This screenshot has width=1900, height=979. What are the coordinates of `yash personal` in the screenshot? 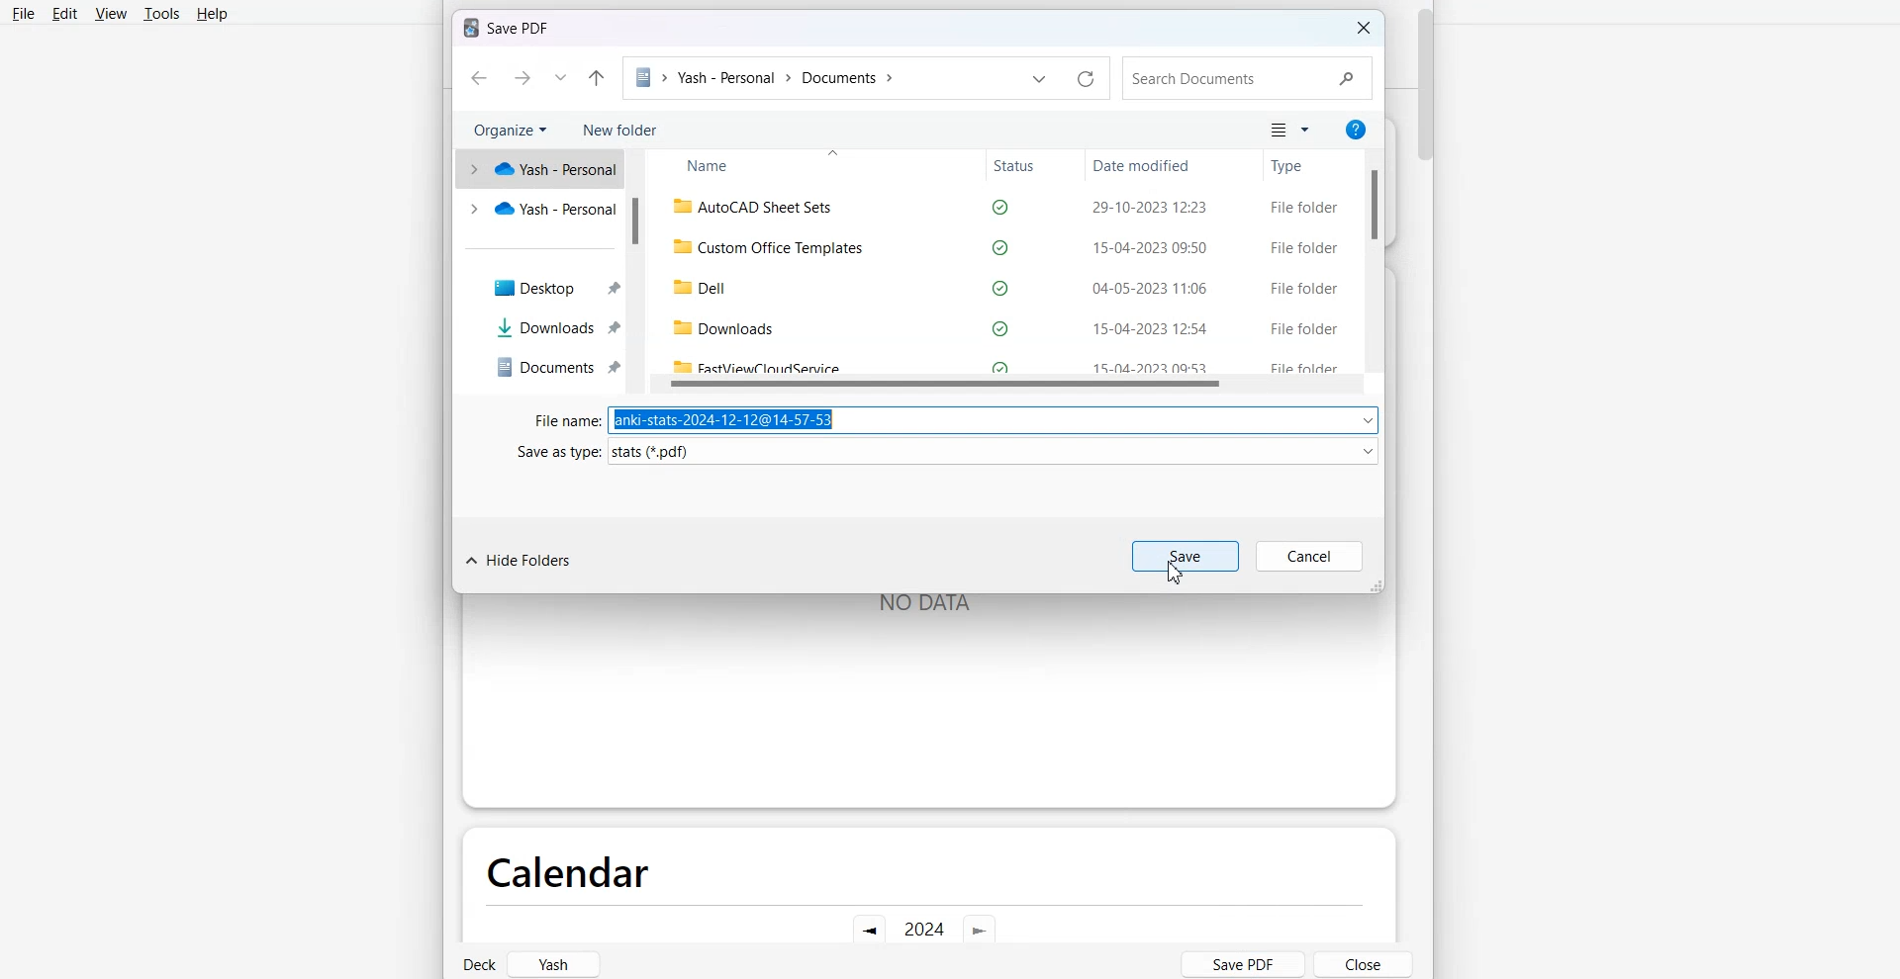 It's located at (535, 213).